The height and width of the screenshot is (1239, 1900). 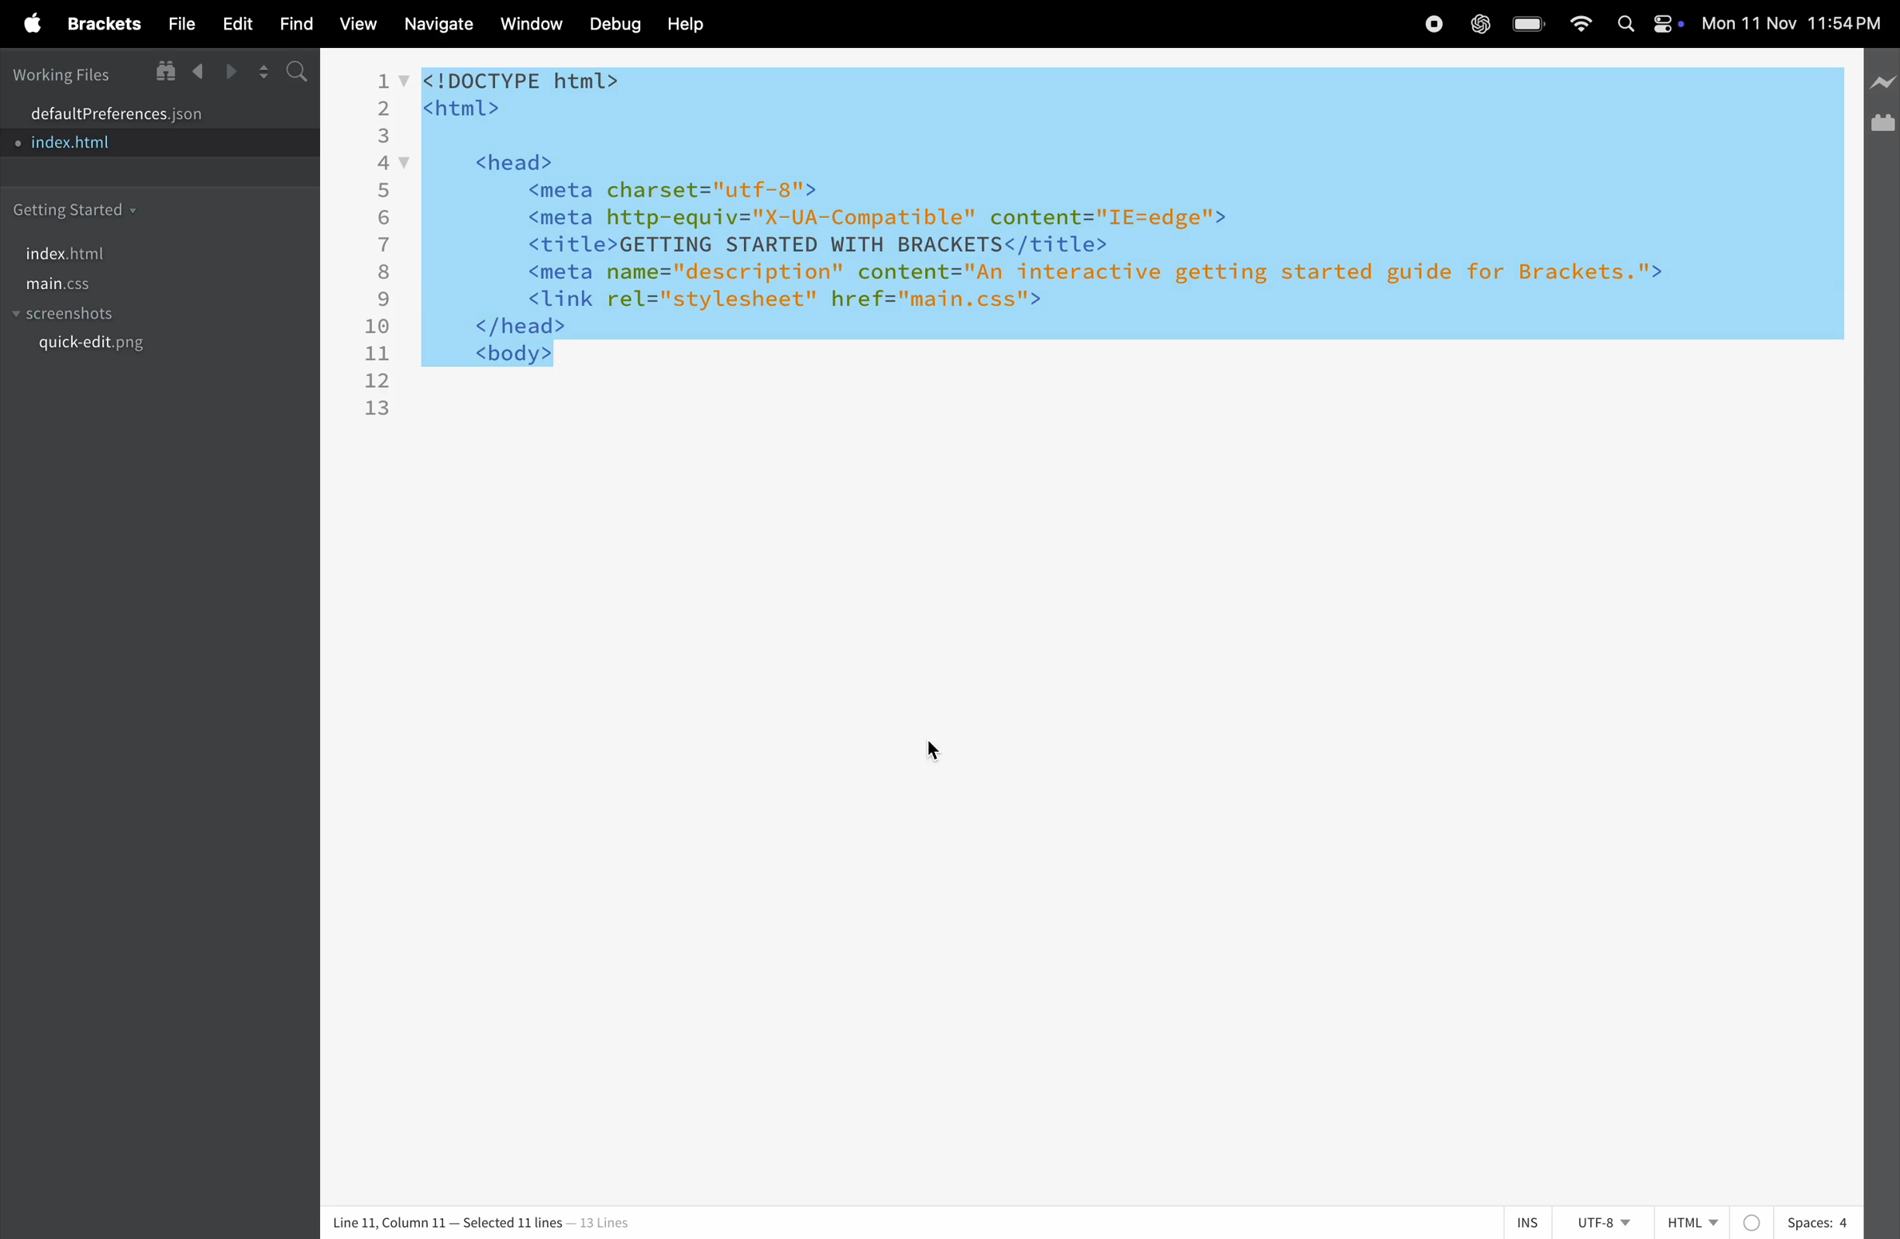 What do you see at coordinates (932, 749) in the screenshot?
I see `cursor` at bounding box center [932, 749].